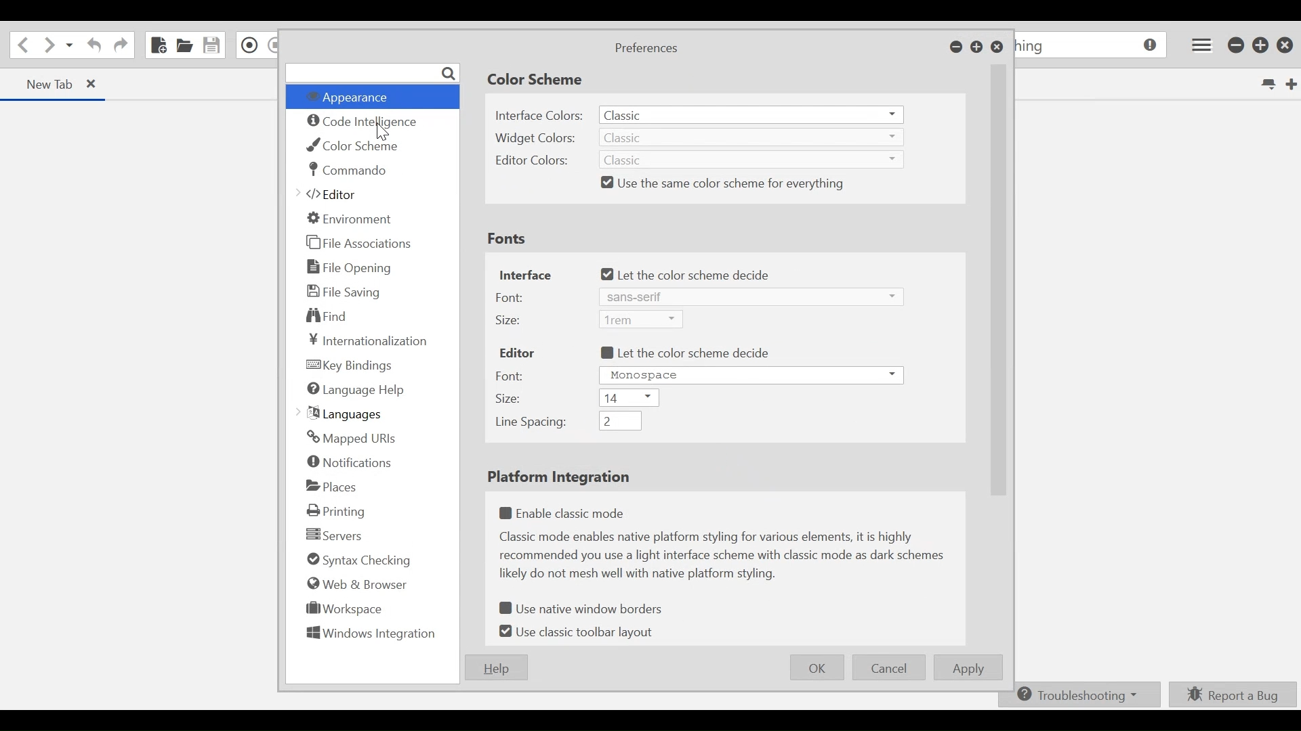 The height and width of the screenshot is (731, 1301). I want to click on Save File, so click(213, 45).